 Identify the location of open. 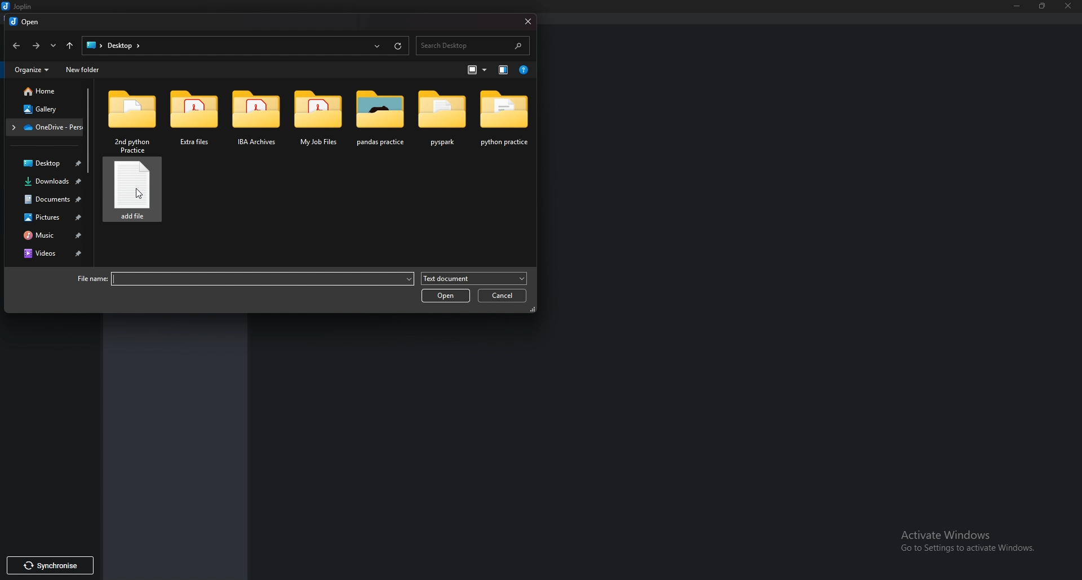
(32, 22).